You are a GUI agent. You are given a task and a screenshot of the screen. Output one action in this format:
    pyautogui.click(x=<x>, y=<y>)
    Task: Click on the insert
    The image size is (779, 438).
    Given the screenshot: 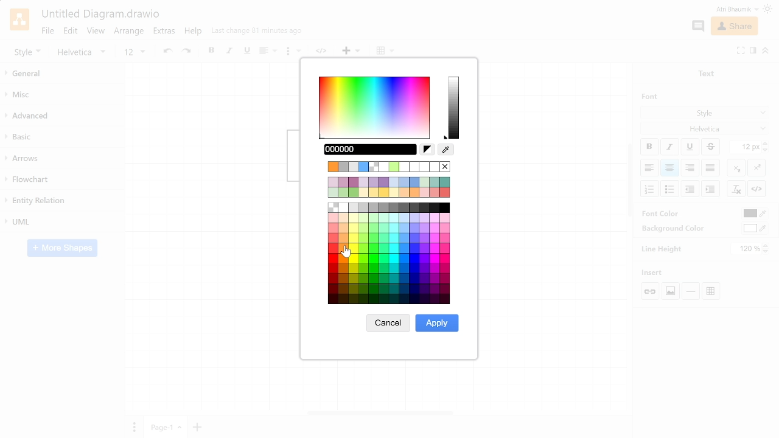 What is the action you would take?
    pyautogui.click(x=656, y=273)
    